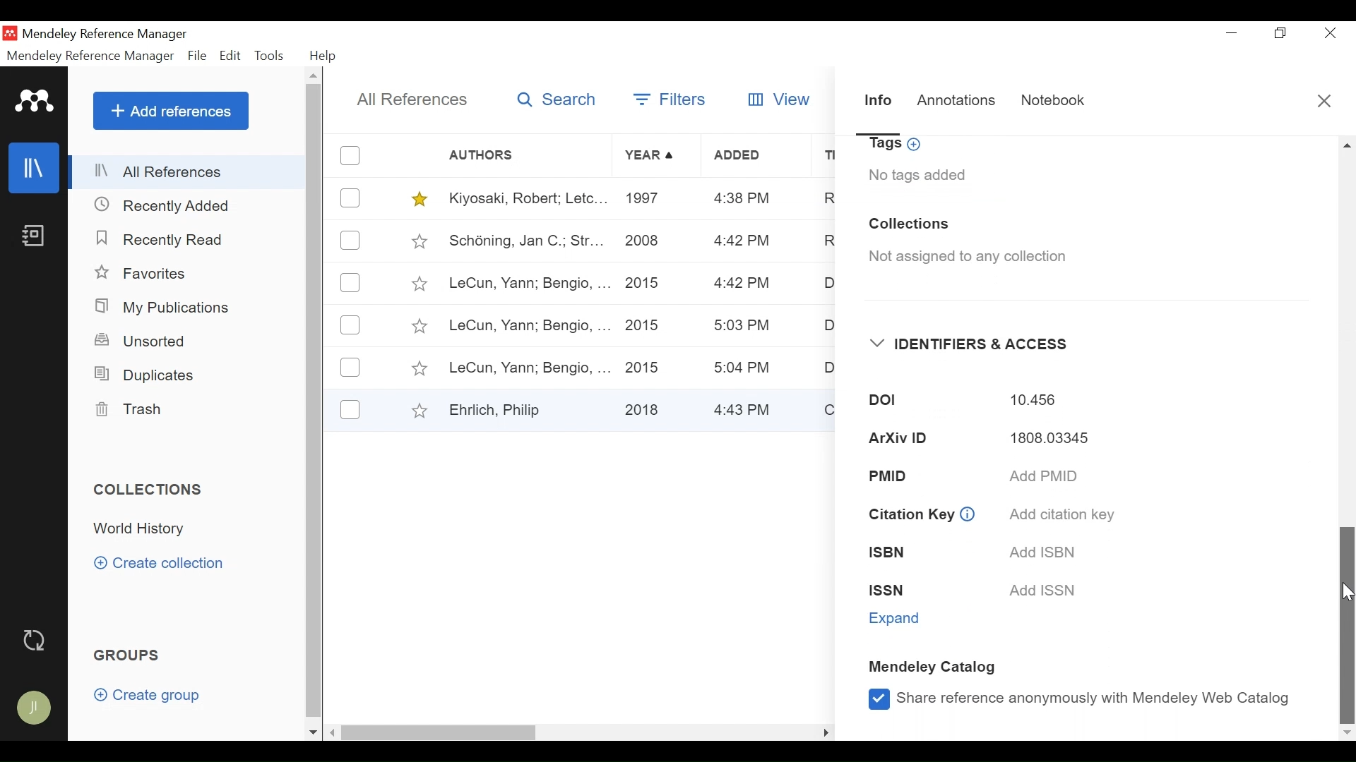  I want to click on 2015, so click(646, 282).